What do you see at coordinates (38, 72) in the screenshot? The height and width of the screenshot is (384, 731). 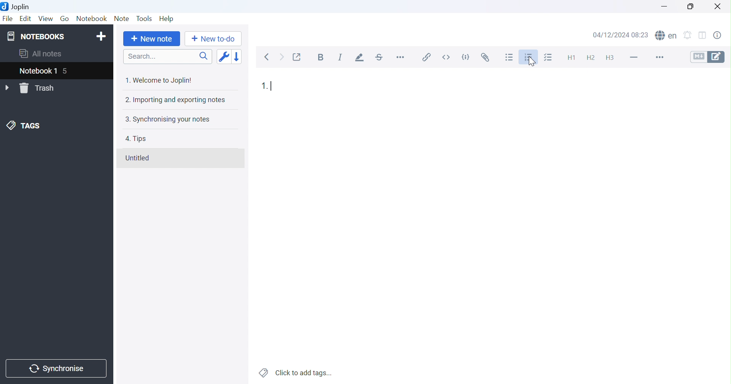 I see `Notebook 1` at bounding box center [38, 72].